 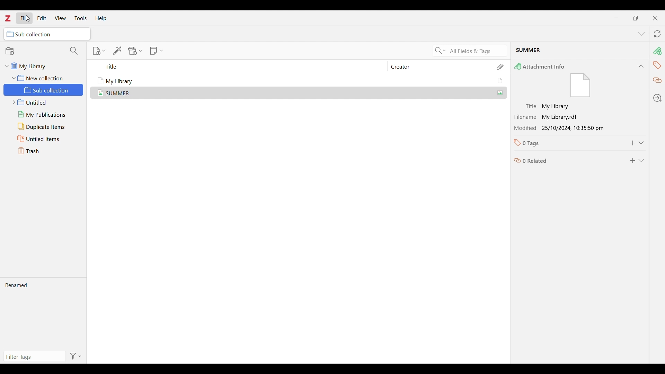 I want to click on List all tabs, so click(x=641, y=34).